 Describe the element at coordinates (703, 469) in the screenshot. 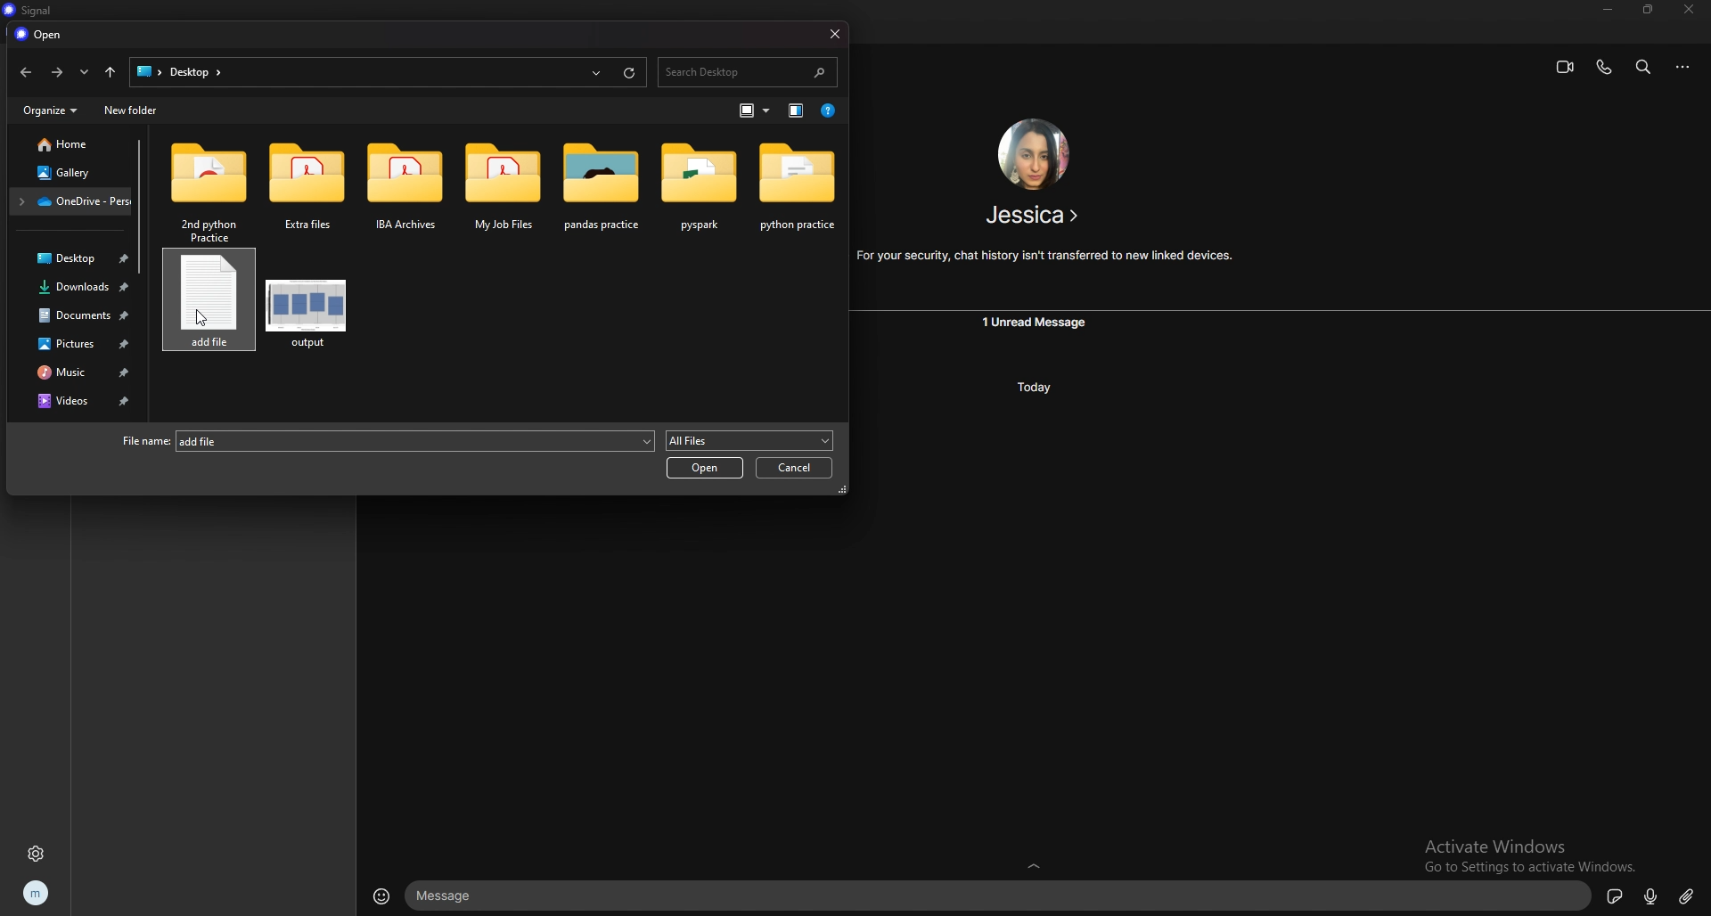

I see `open` at that location.